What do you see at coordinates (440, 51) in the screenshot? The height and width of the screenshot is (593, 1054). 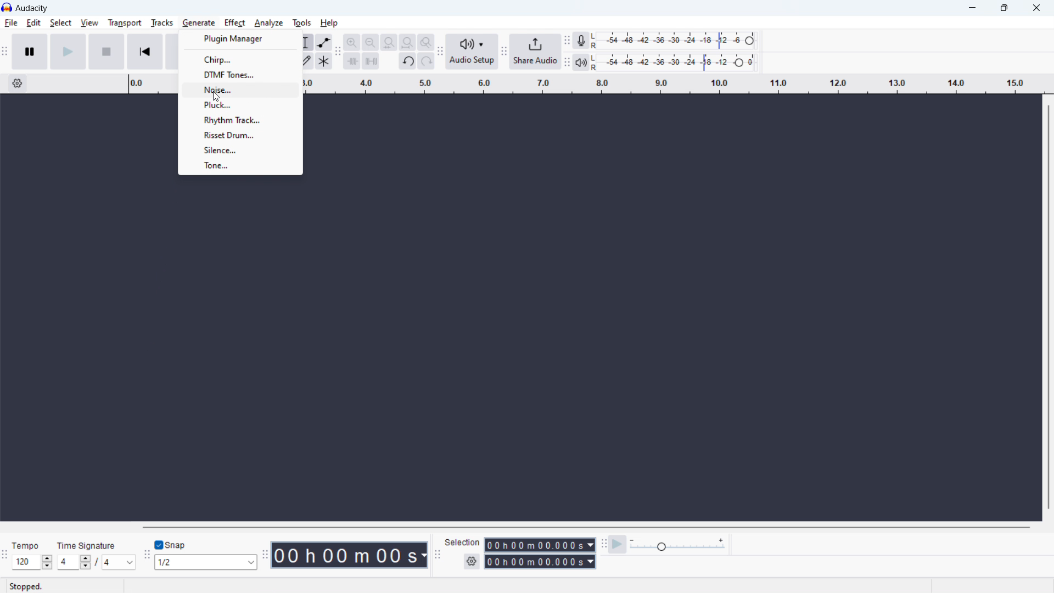 I see `audio setup toolbar` at bounding box center [440, 51].